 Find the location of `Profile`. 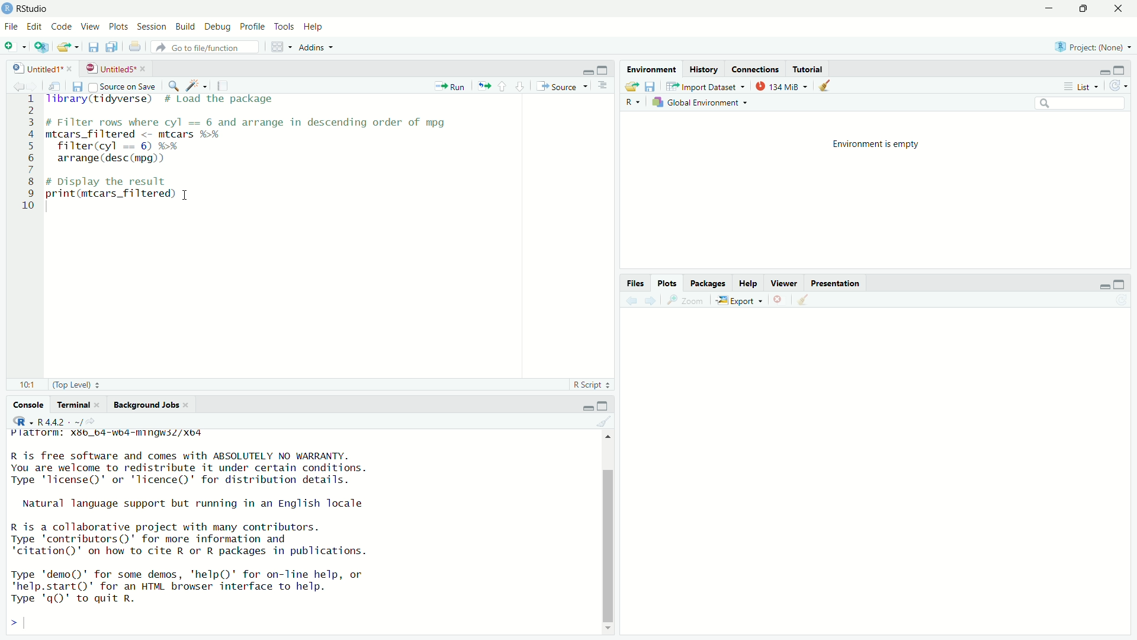

Profile is located at coordinates (253, 27).